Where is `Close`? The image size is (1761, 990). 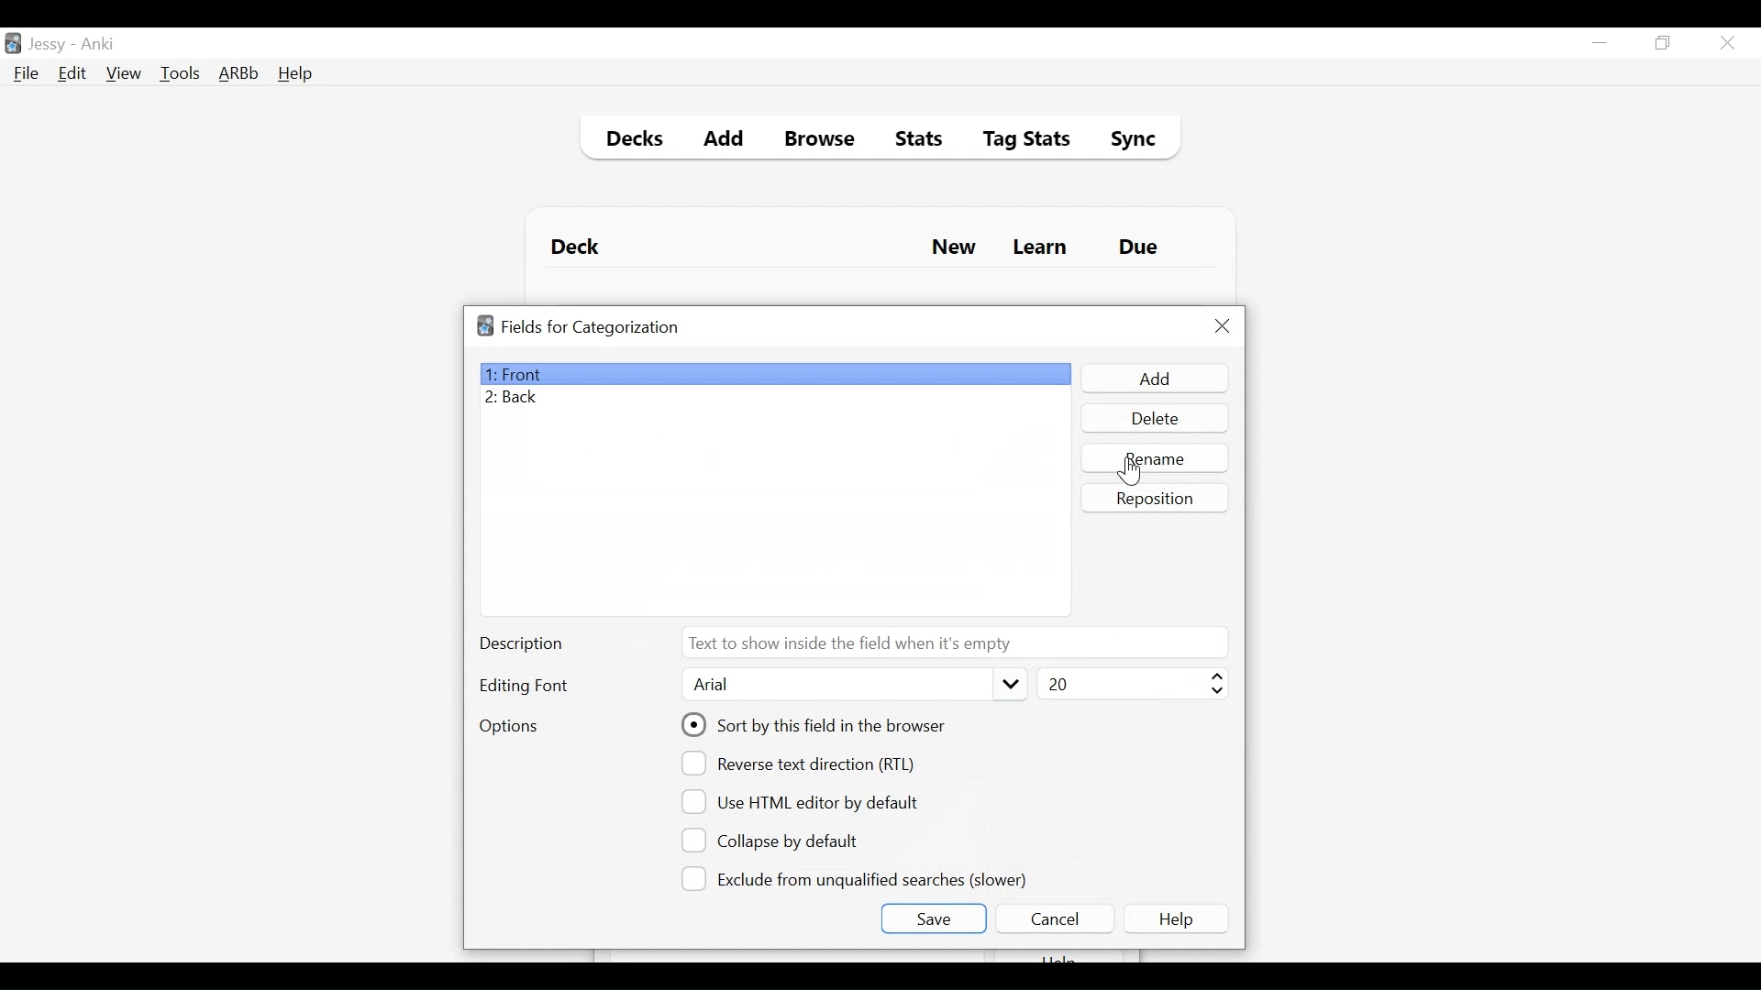
Close is located at coordinates (1727, 43).